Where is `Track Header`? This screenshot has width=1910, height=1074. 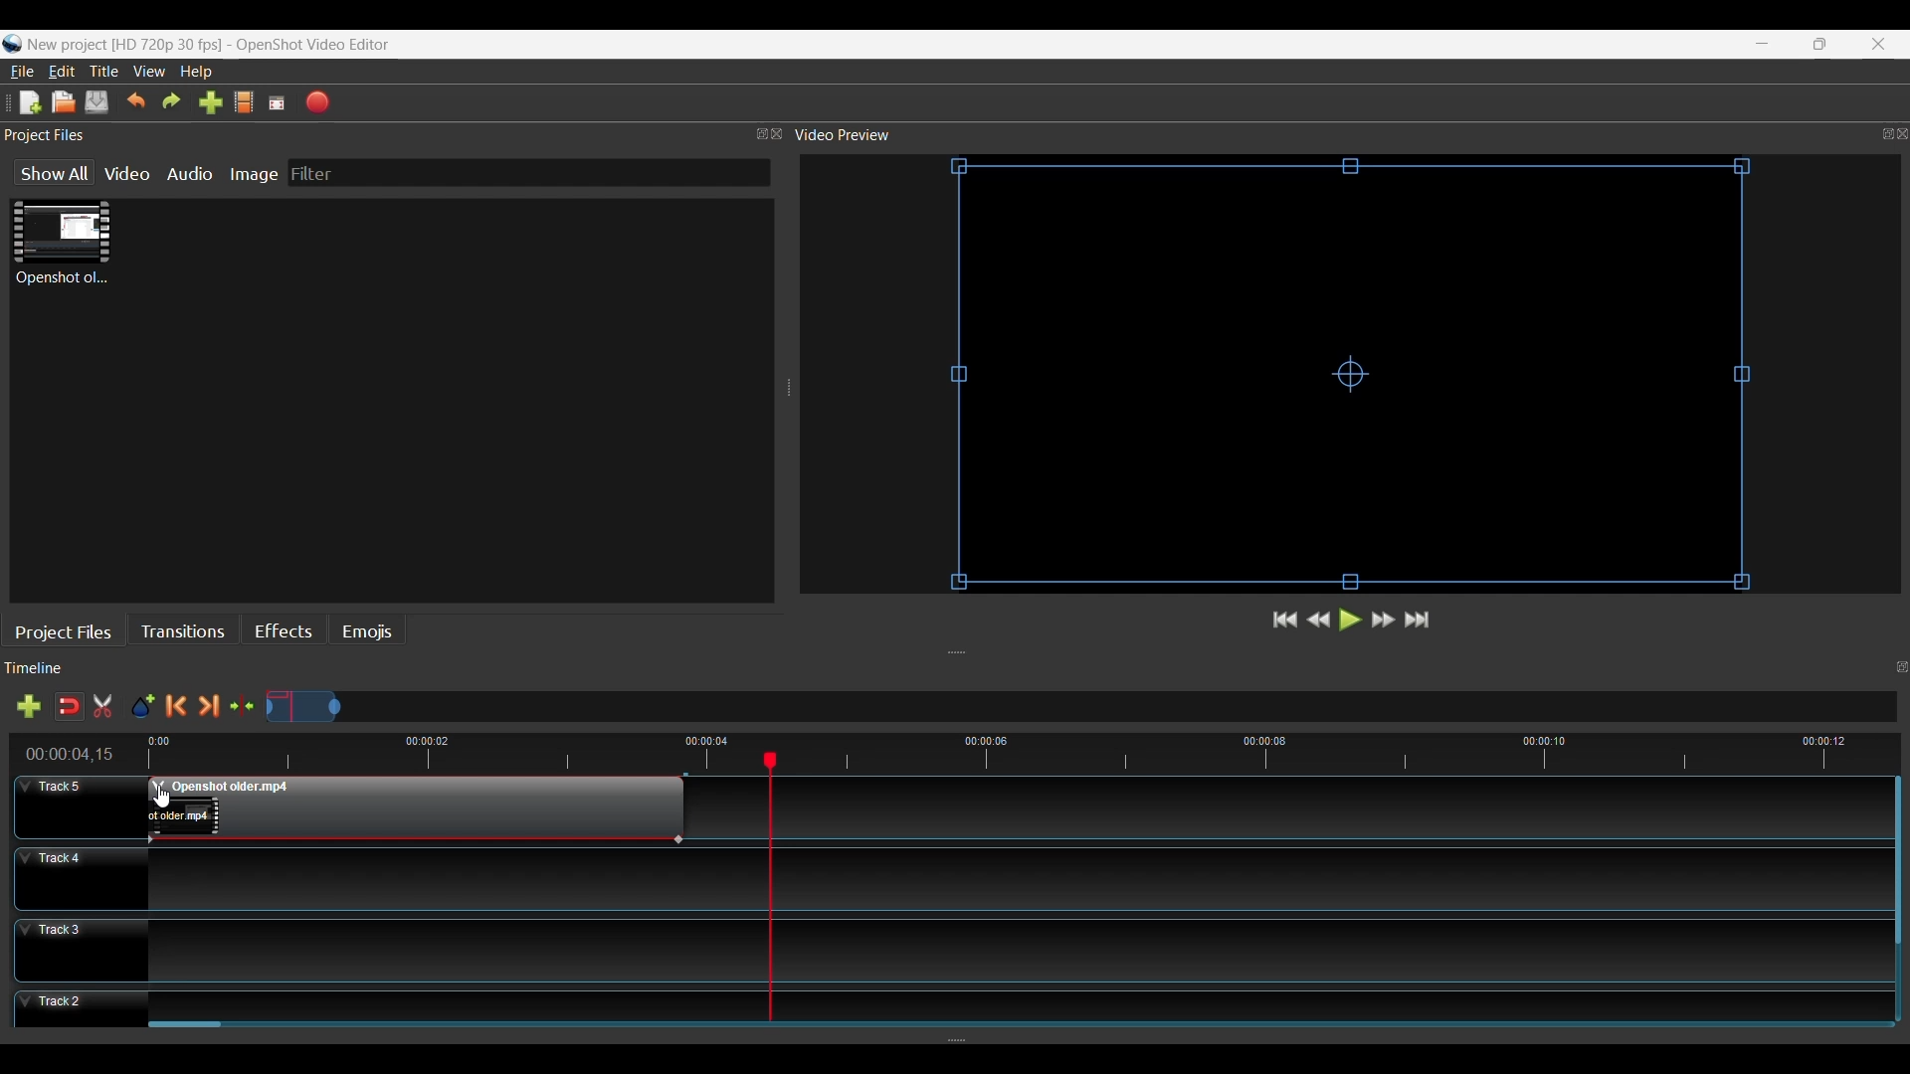
Track Header is located at coordinates (80, 805).